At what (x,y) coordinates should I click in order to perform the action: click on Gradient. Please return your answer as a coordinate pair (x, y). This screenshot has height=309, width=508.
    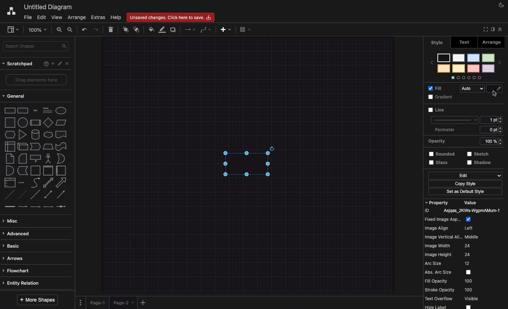
    Looking at the image, I should click on (442, 97).